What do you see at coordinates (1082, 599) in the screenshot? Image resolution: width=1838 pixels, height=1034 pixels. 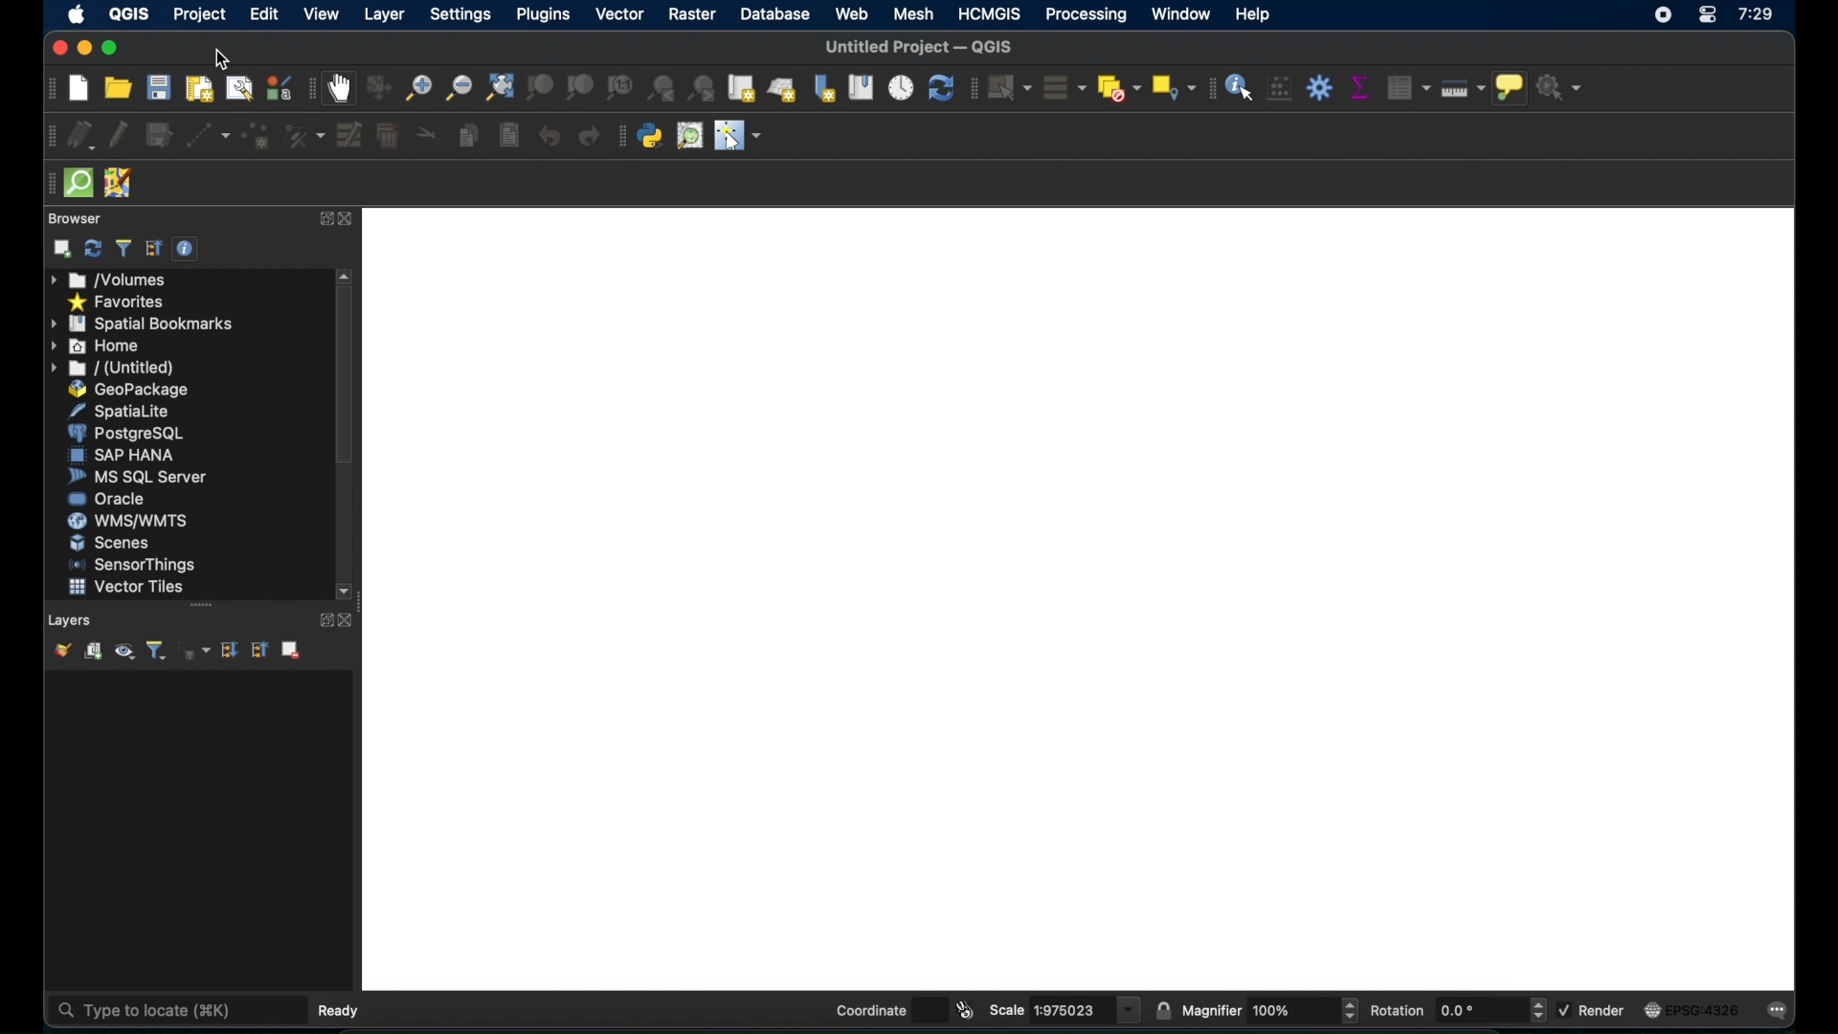 I see `blank project` at bounding box center [1082, 599].